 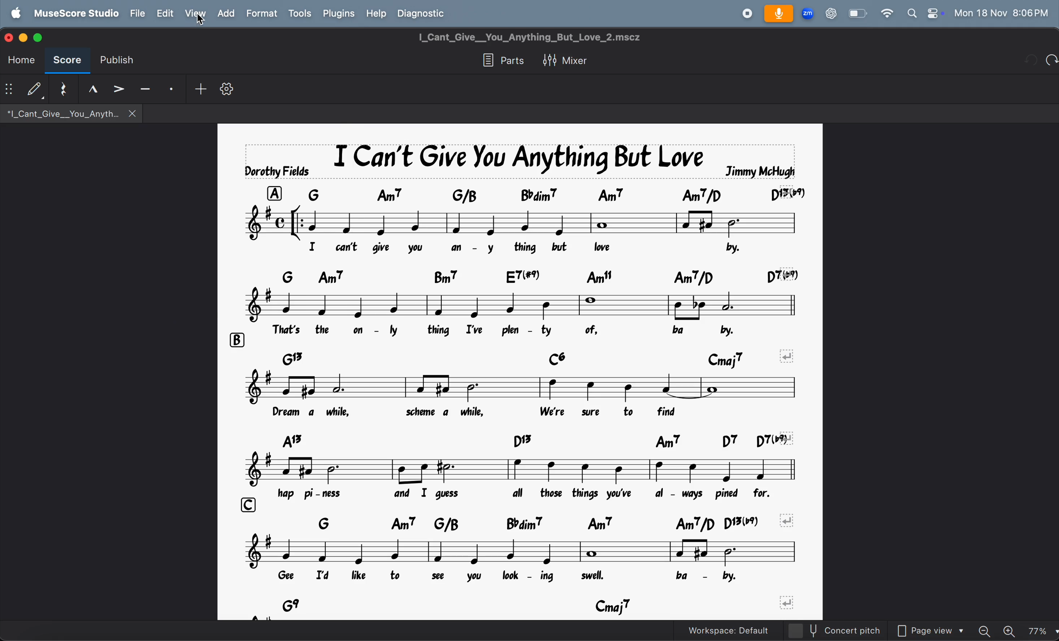 I want to click on parts, so click(x=501, y=60).